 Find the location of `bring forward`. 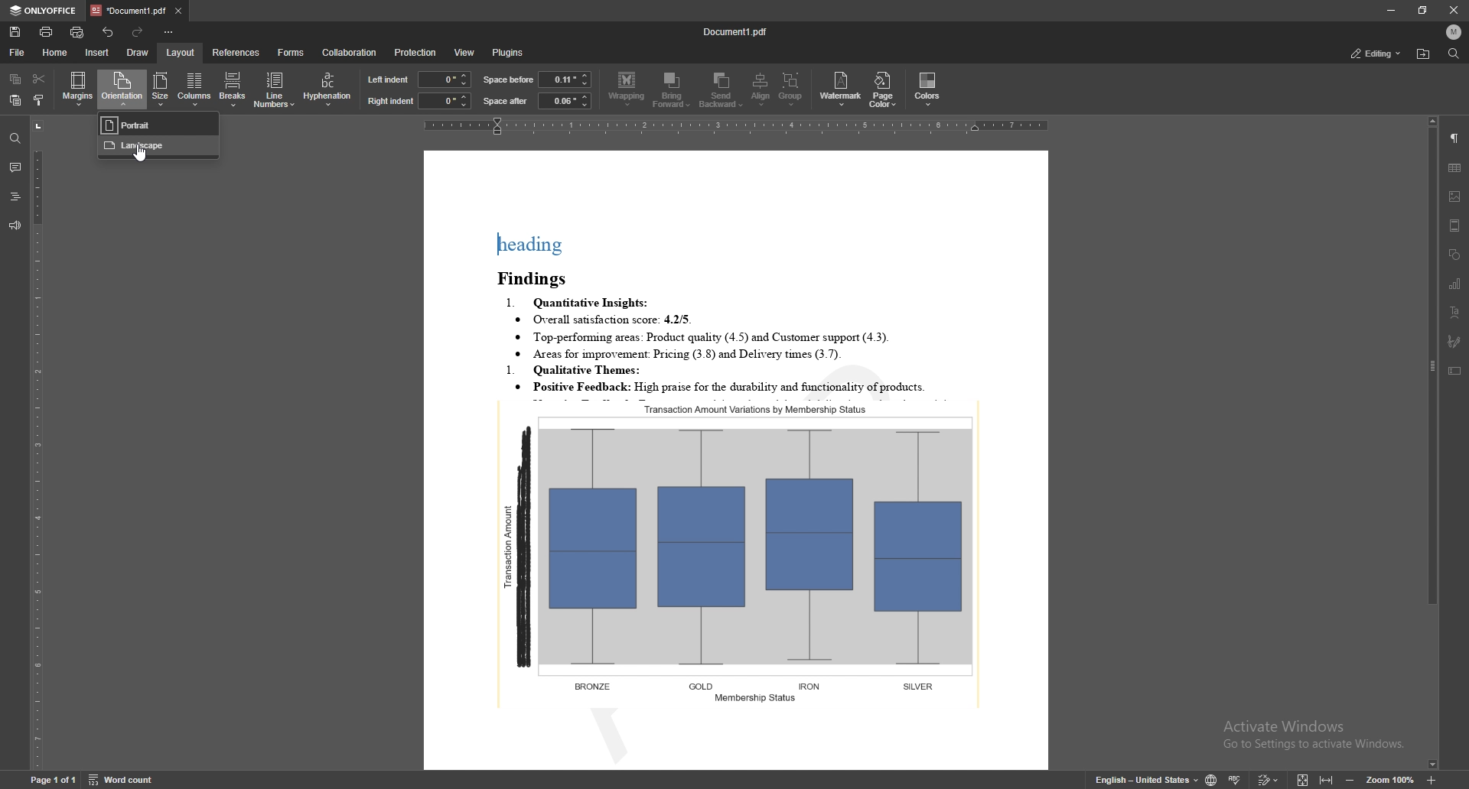

bring forward is located at coordinates (671, 90).